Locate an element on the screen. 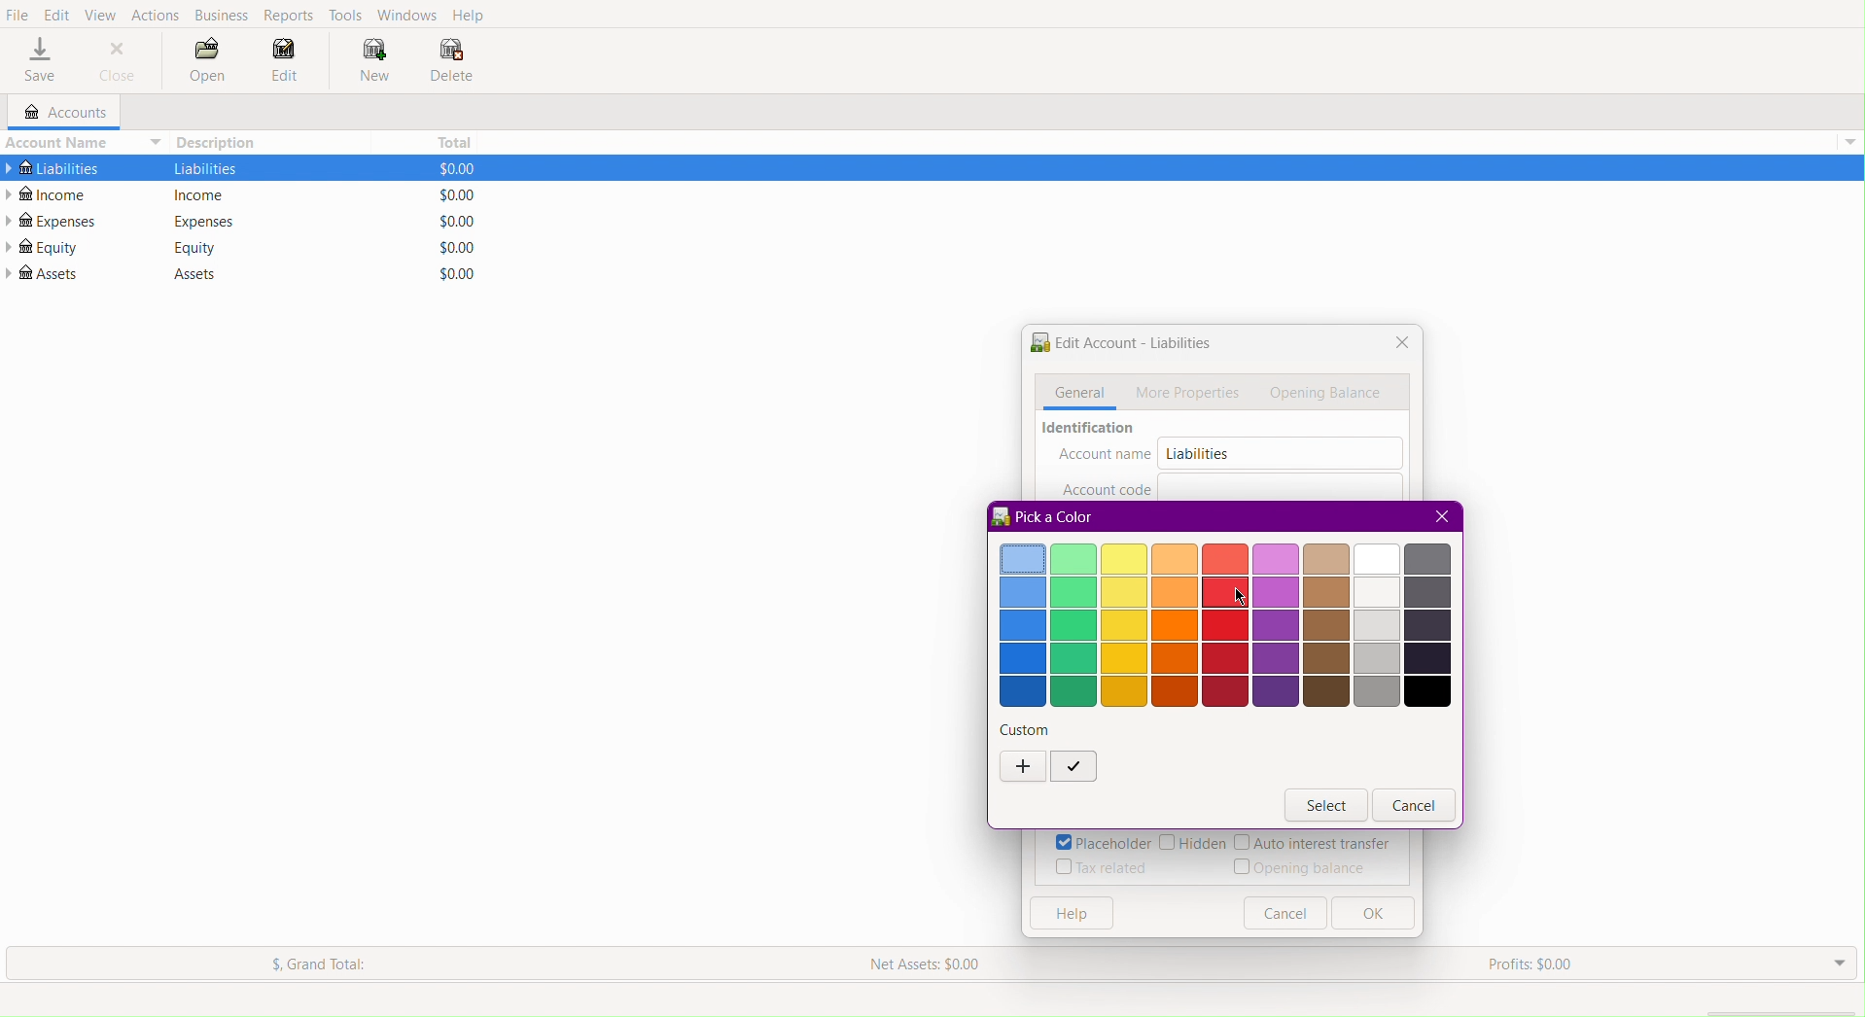 The width and height of the screenshot is (1865, 1017). Grand Total is located at coordinates (321, 964).